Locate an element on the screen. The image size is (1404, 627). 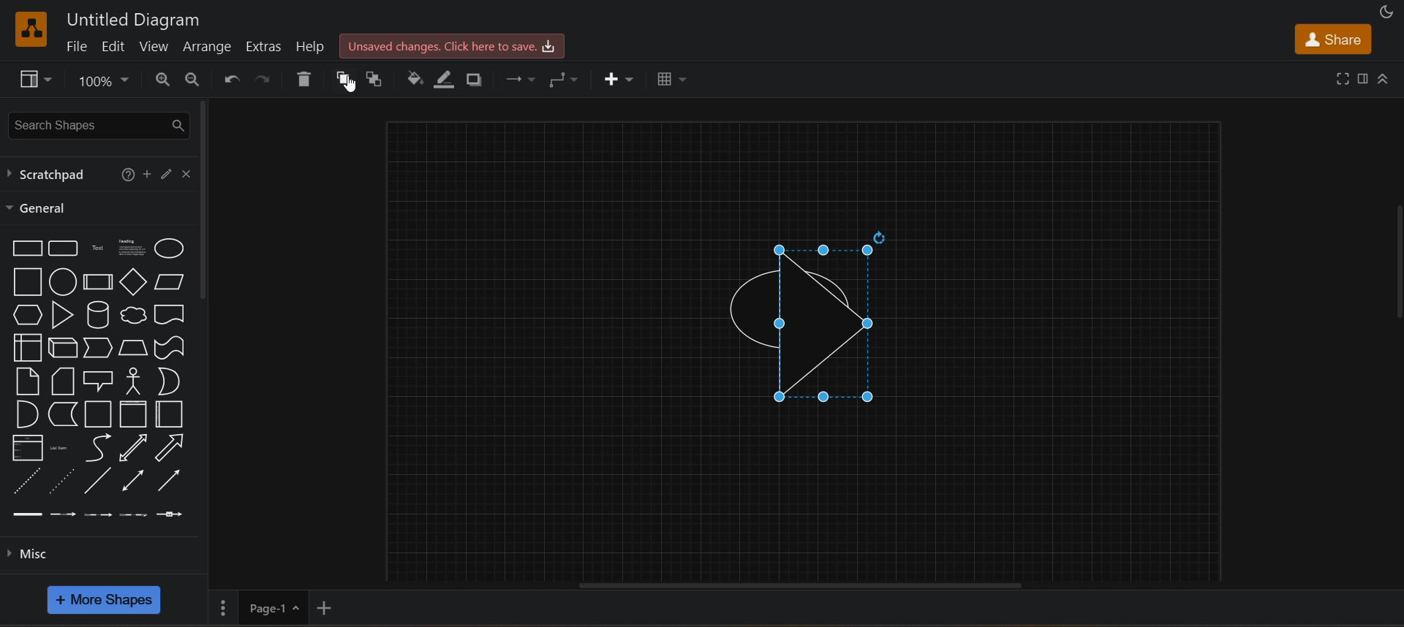
text is located at coordinates (97, 248).